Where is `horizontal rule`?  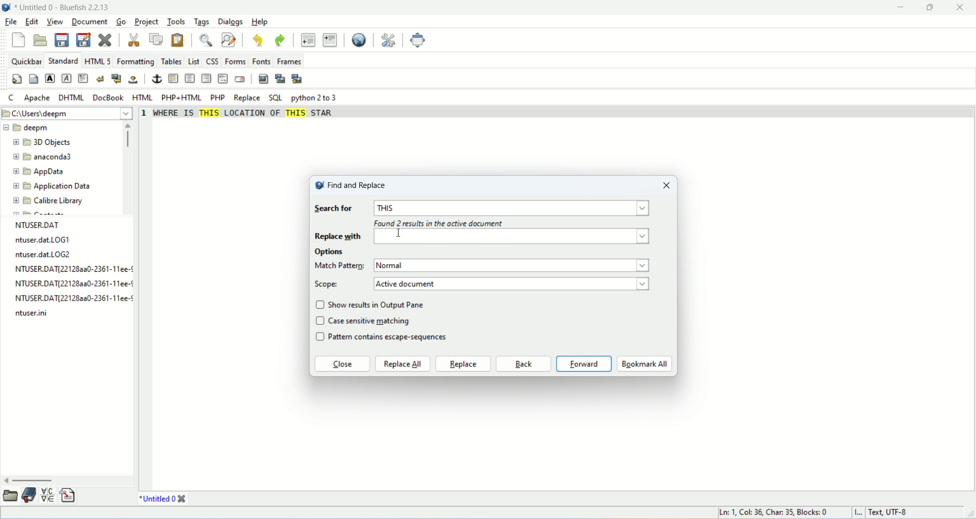
horizontal rule is located at coordinates (174, 78).